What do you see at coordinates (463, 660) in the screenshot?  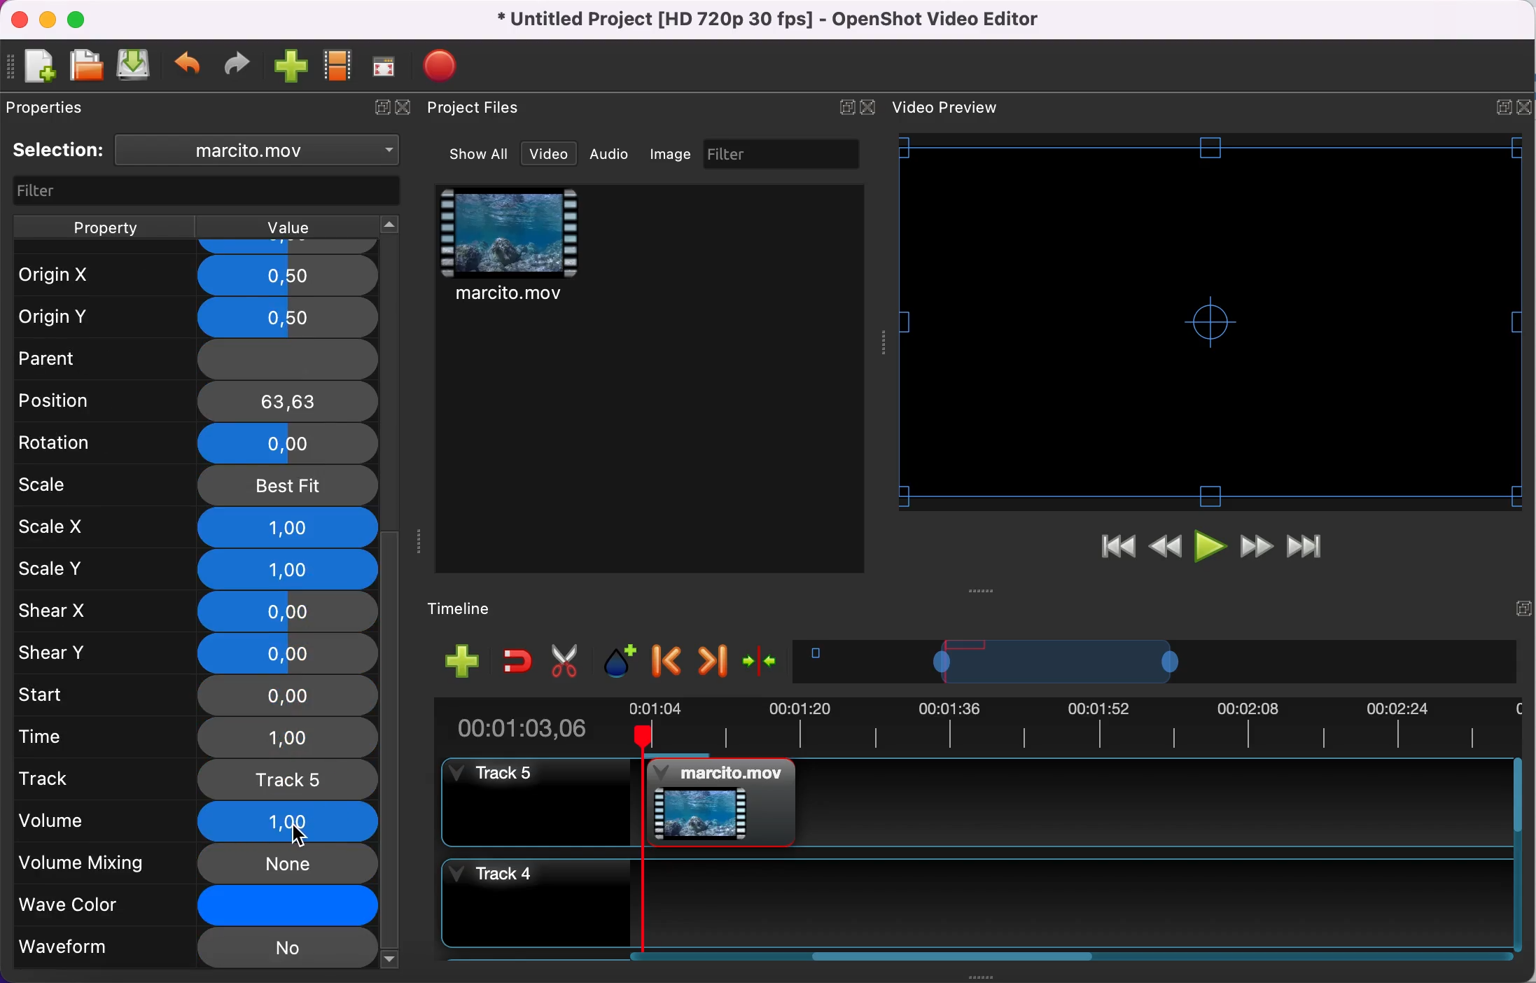 I see `add track` at bounding box center [463, 660].